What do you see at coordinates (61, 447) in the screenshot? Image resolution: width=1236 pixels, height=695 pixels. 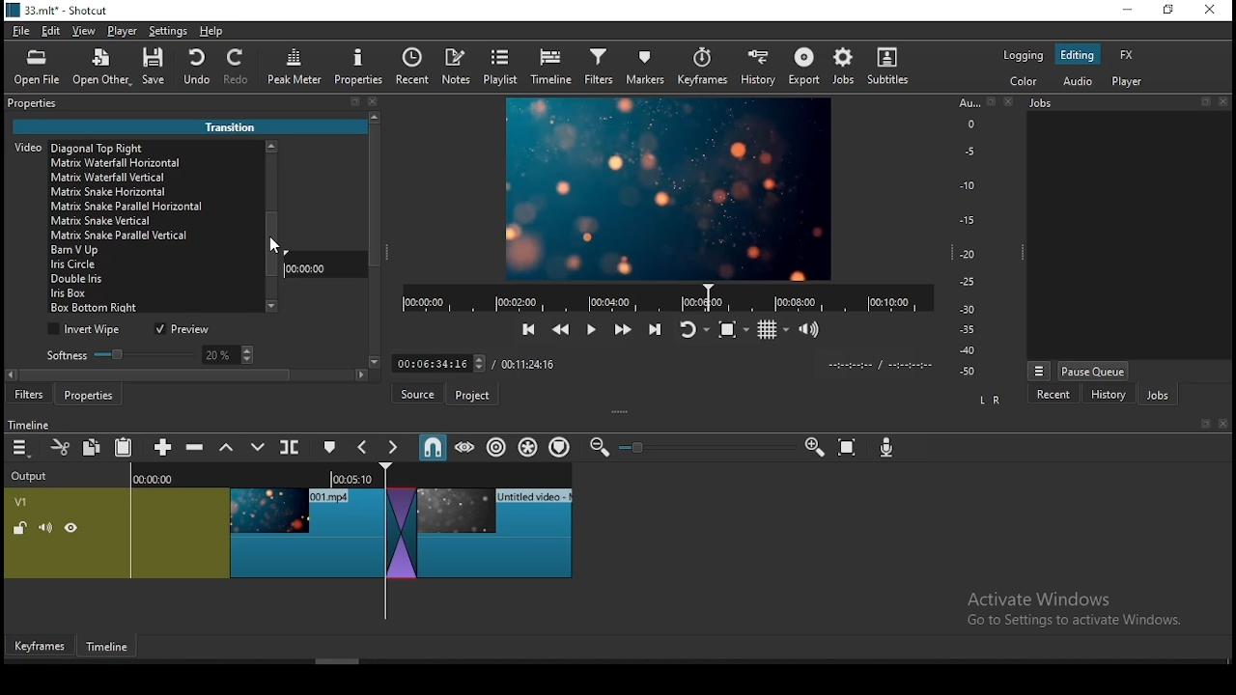 I see `cut` at bounding box center [61, 447].